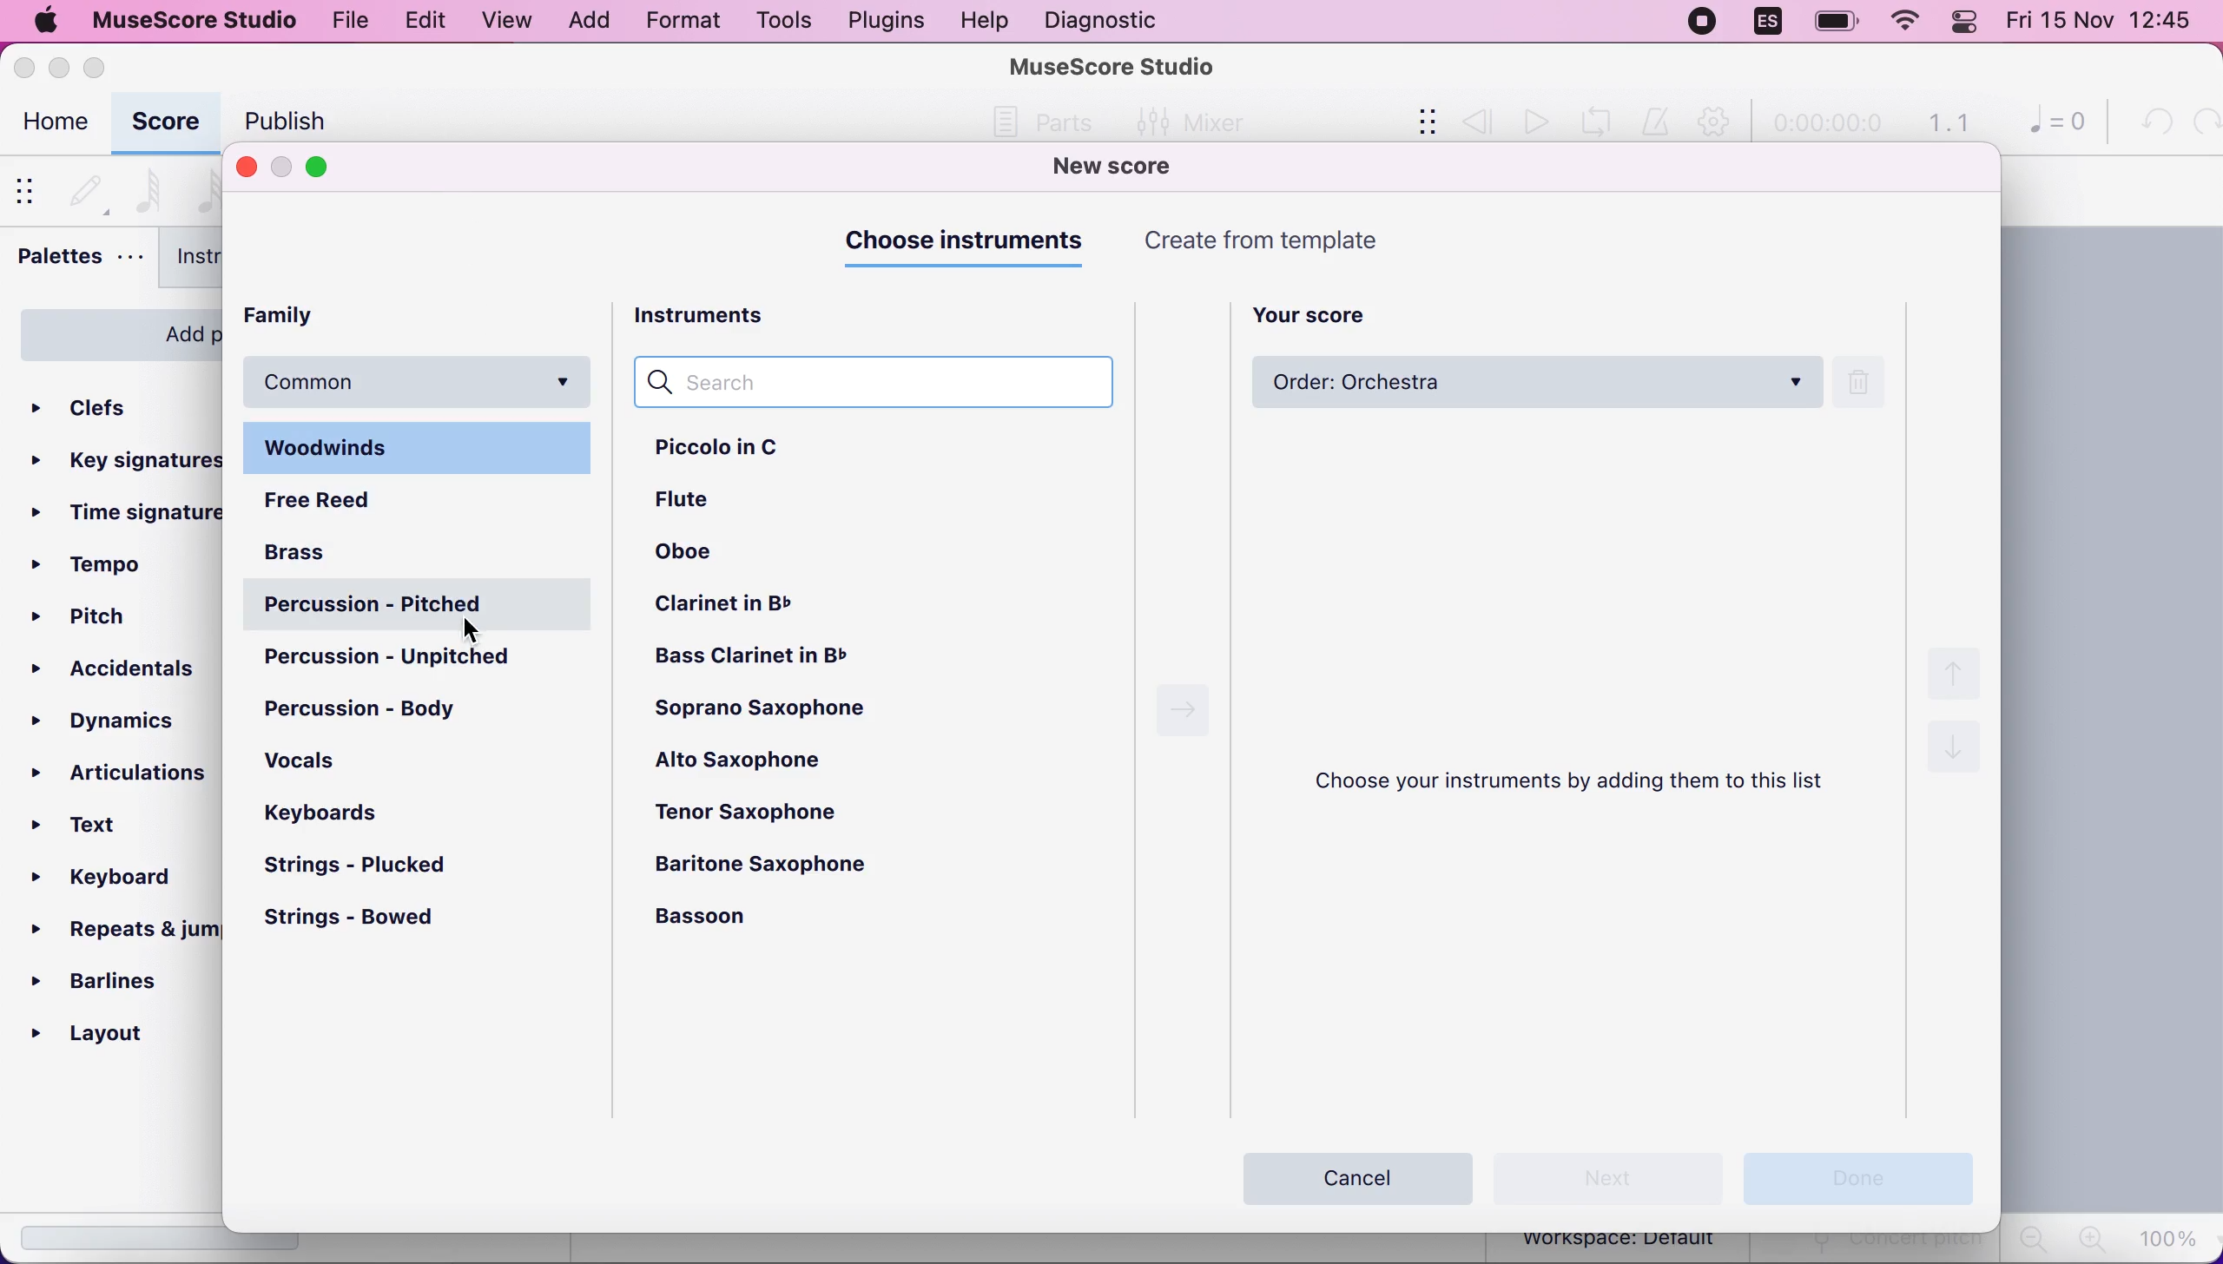  I want to click on brass, so click(321, 550).